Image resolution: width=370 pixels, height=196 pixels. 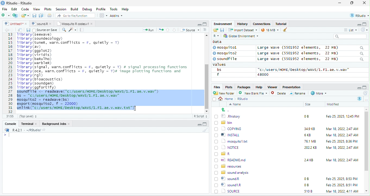 I want to click on ‘Mosquito R codes.vi, so click(x=41, y=24).